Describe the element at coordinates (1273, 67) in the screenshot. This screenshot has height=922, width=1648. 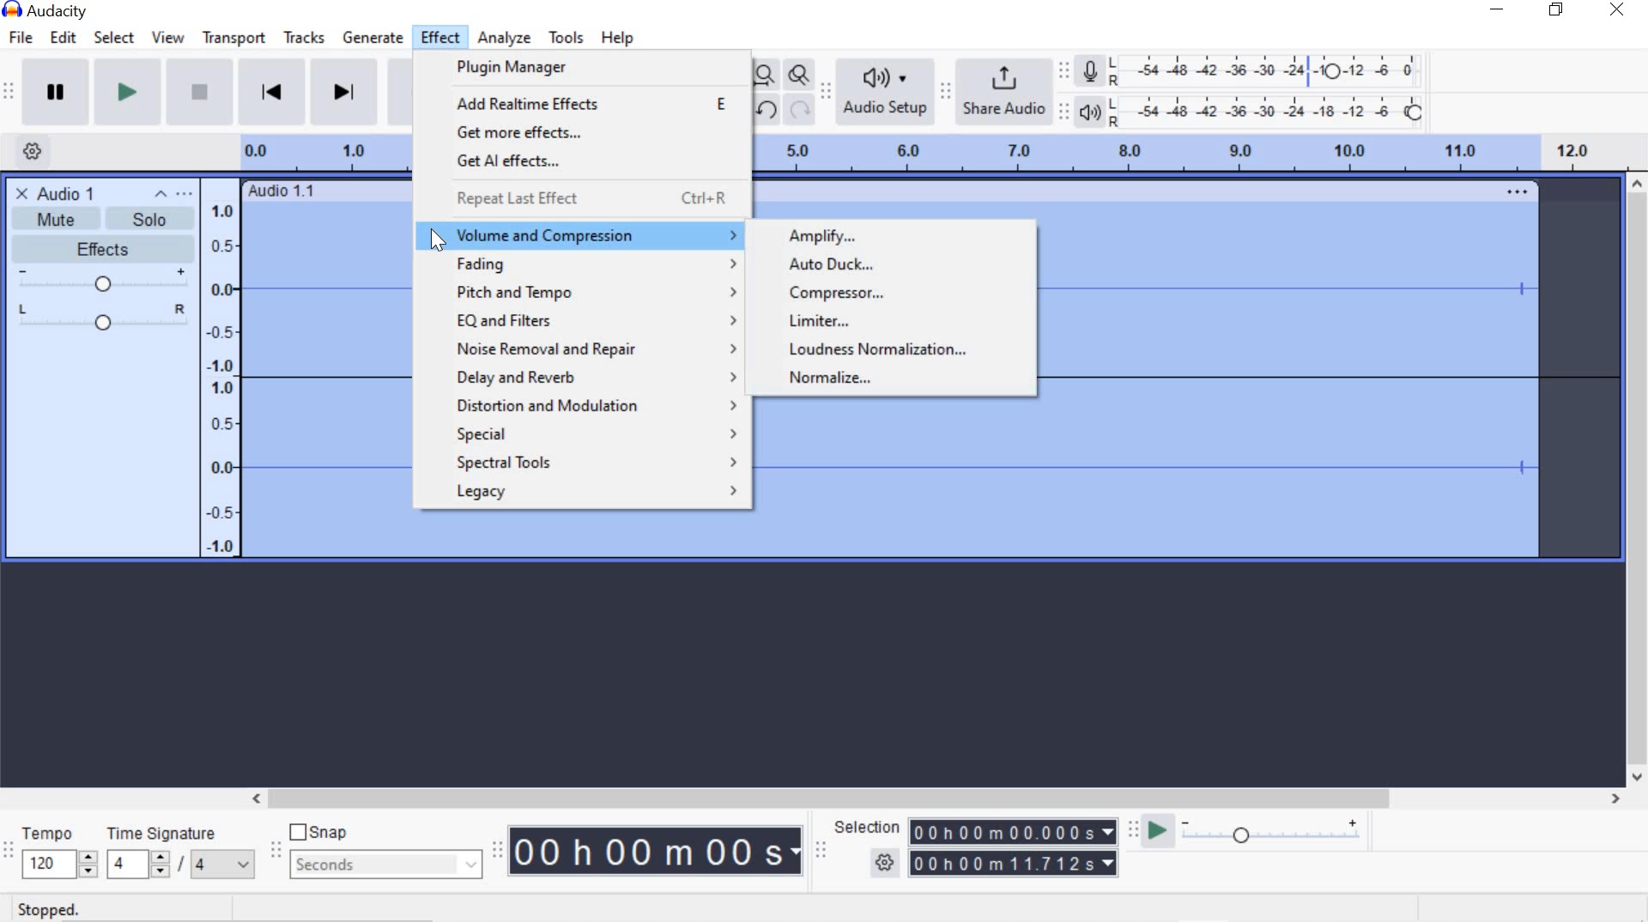
I see `Recording level` at that location.